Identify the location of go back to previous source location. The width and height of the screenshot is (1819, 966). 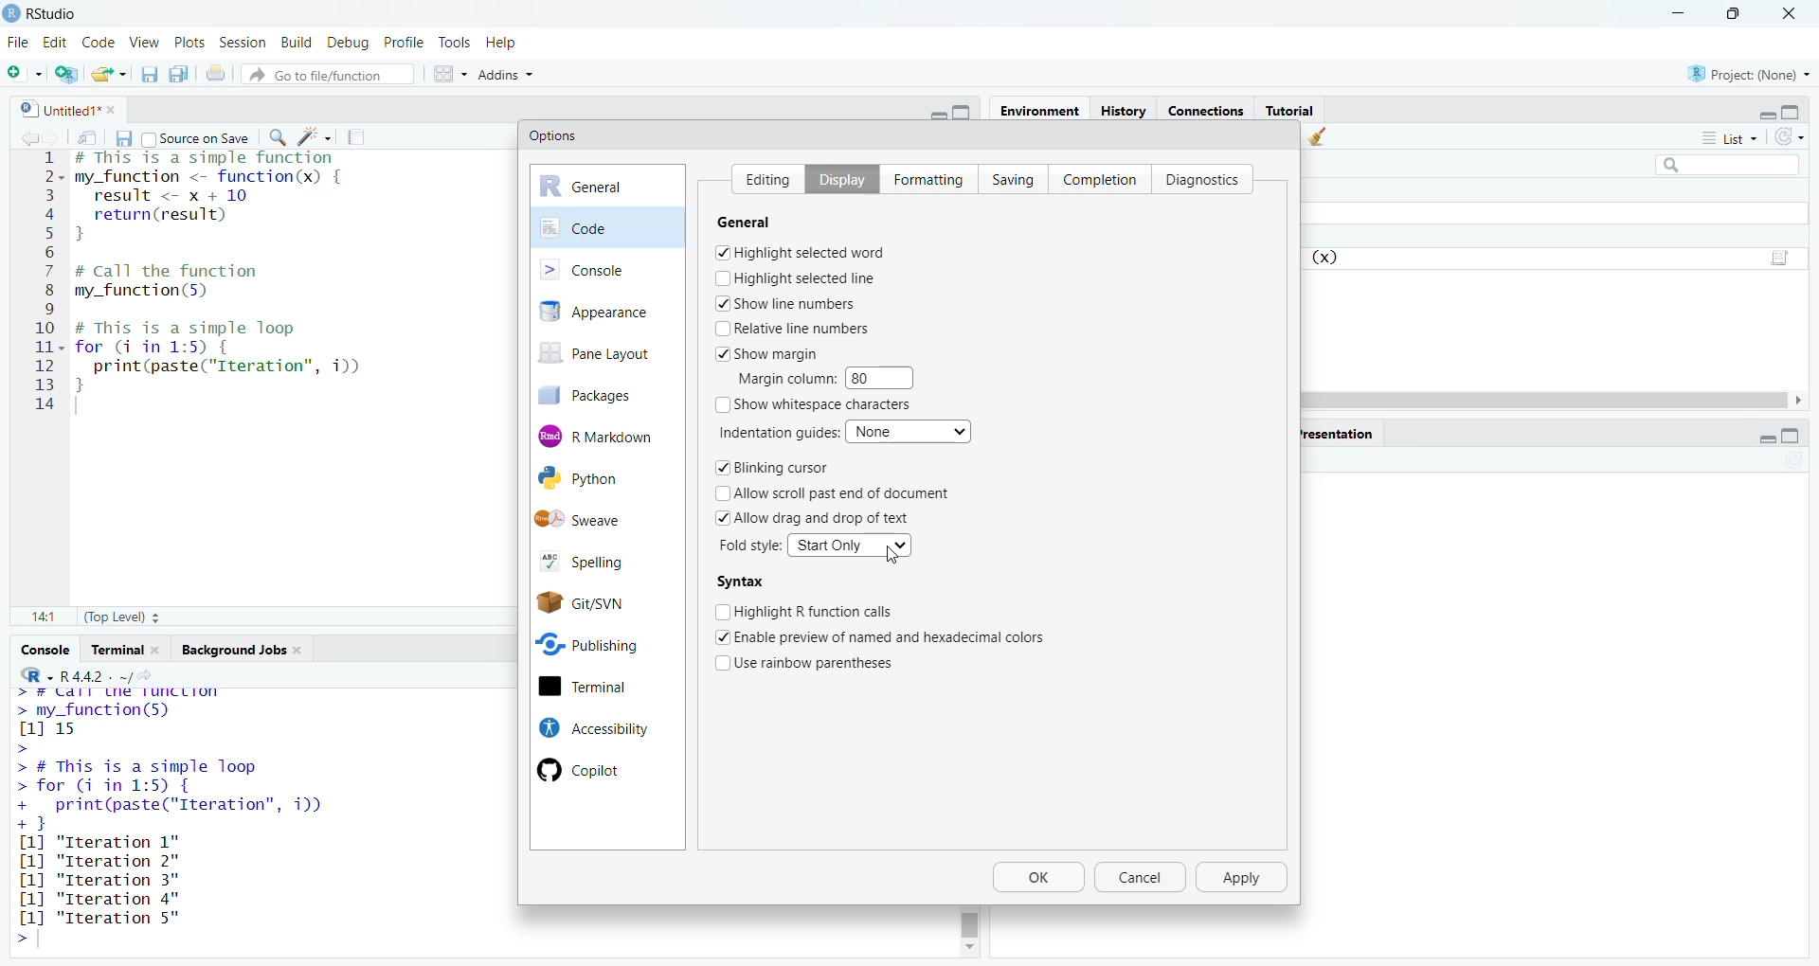
(21, 136).